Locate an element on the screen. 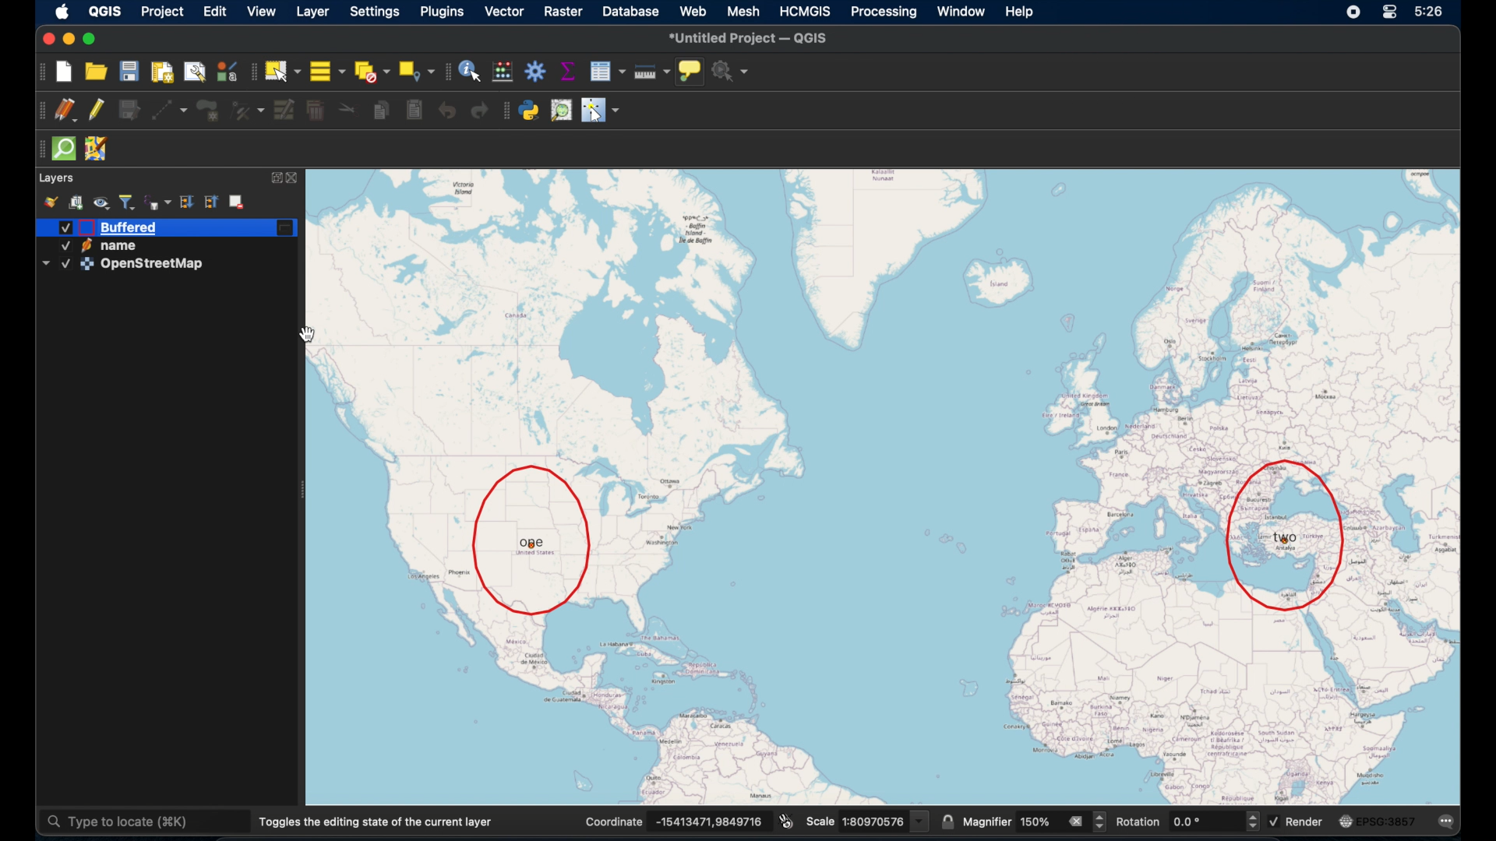 This screenshot has width=1496, height=841. messages is located at coordinates (1448, 822).